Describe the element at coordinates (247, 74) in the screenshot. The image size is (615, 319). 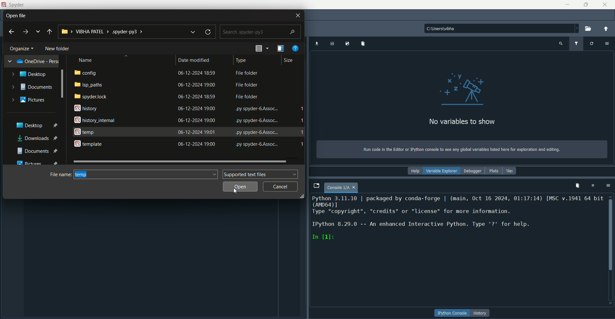
I see `text` at that location.